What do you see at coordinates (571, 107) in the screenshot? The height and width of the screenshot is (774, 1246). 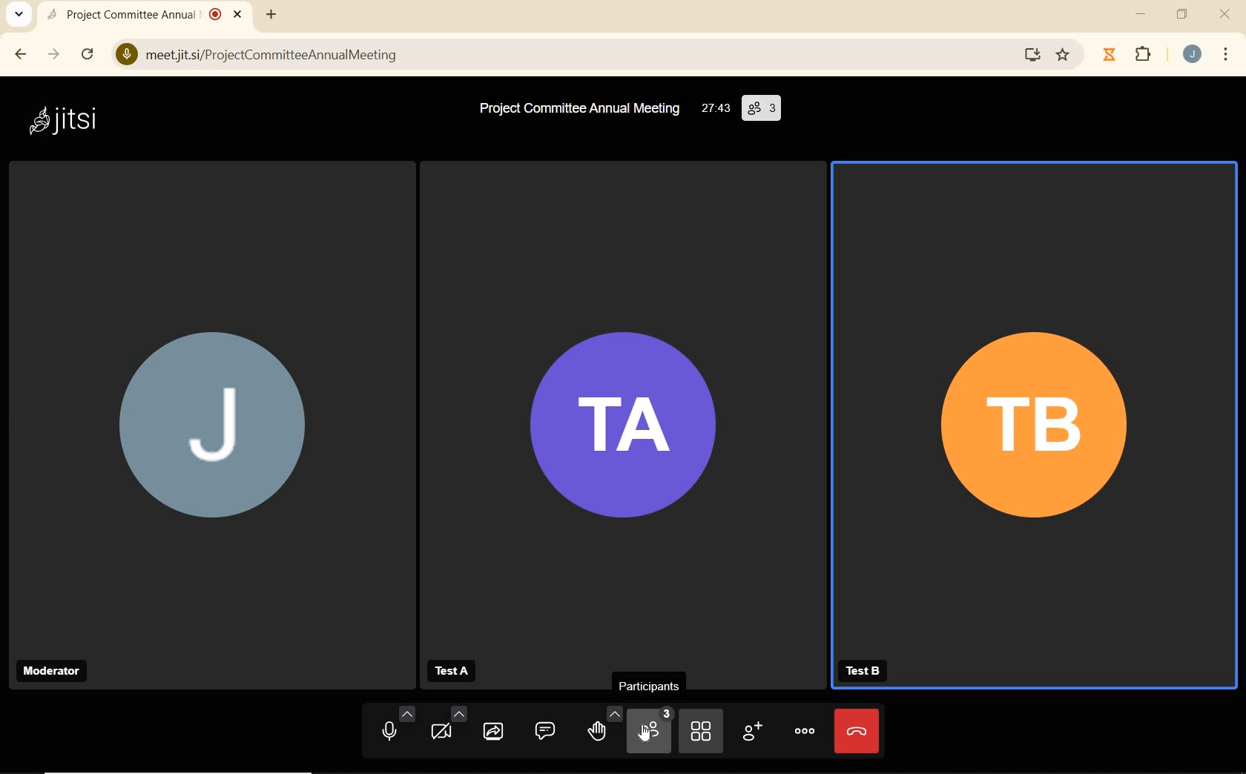 I see `Project Committee Annual Meeting` at bounding box center [571, 107].